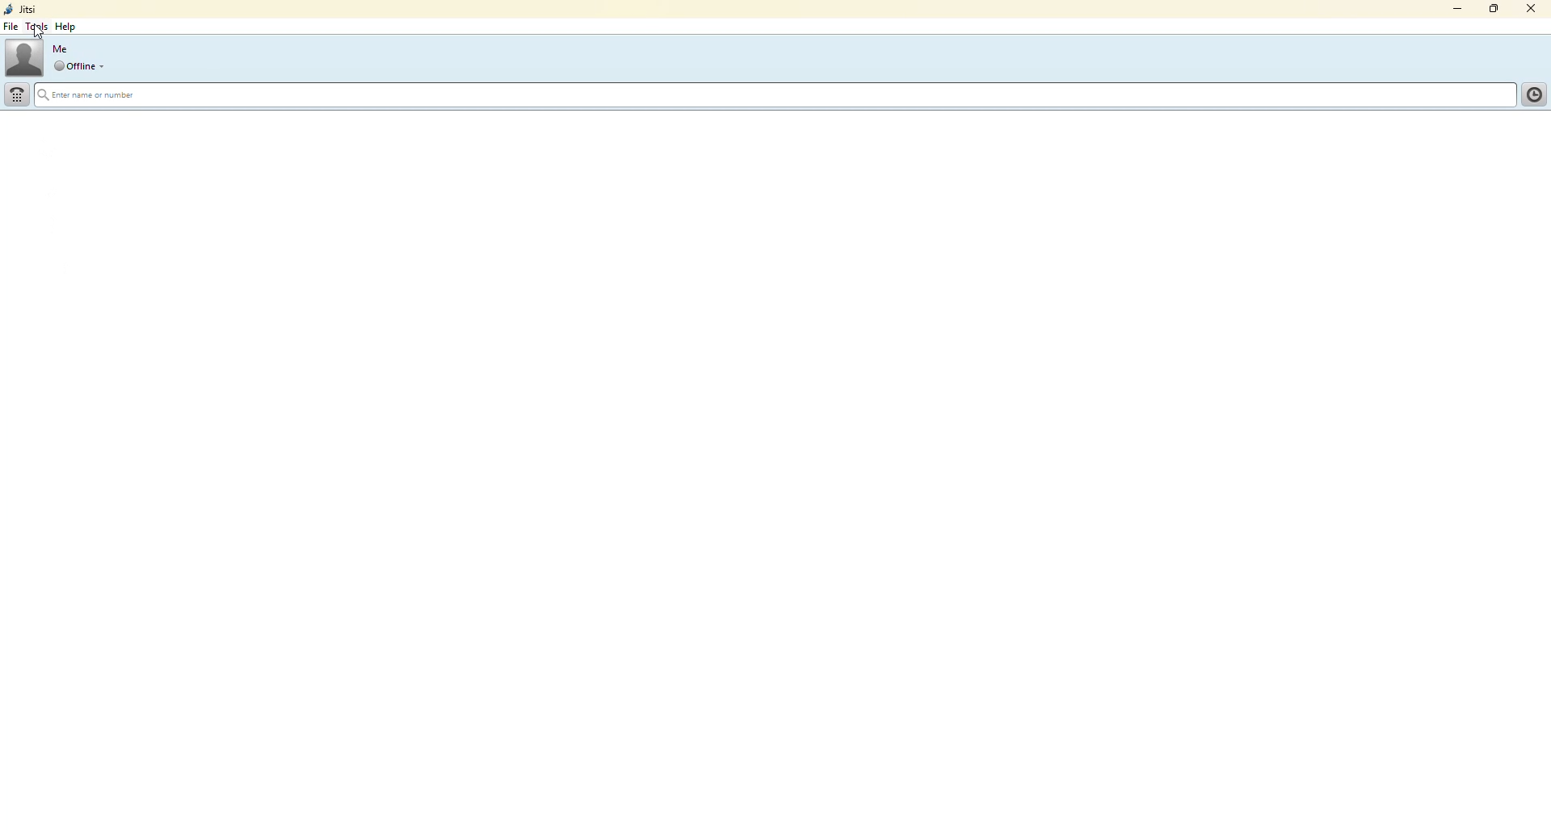 This screenshot has width=1551, height=833. Describe the element at coordinates (107, 65) in the screenshot. I see `offline` at that location.